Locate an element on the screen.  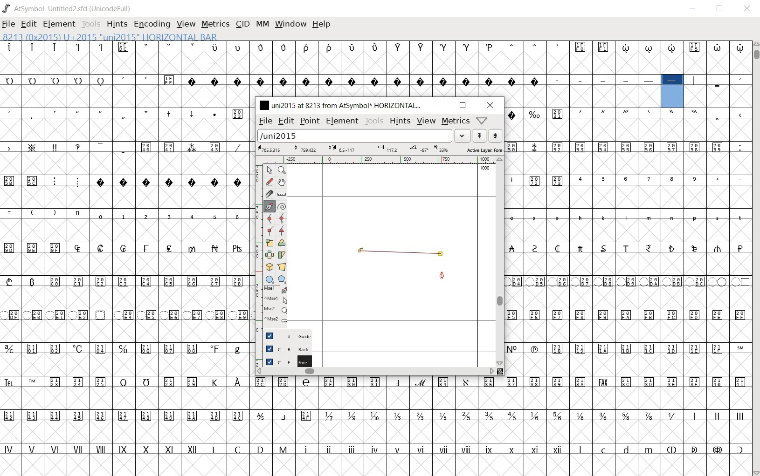
show the next word on the list is located at coordinates (479, 136).